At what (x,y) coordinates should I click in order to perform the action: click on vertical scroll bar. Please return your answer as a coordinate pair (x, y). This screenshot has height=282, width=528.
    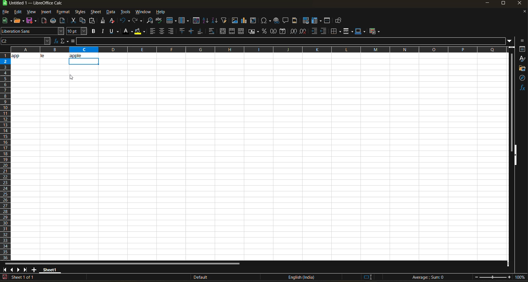
    Looking at the image, I should click on (512, 98).